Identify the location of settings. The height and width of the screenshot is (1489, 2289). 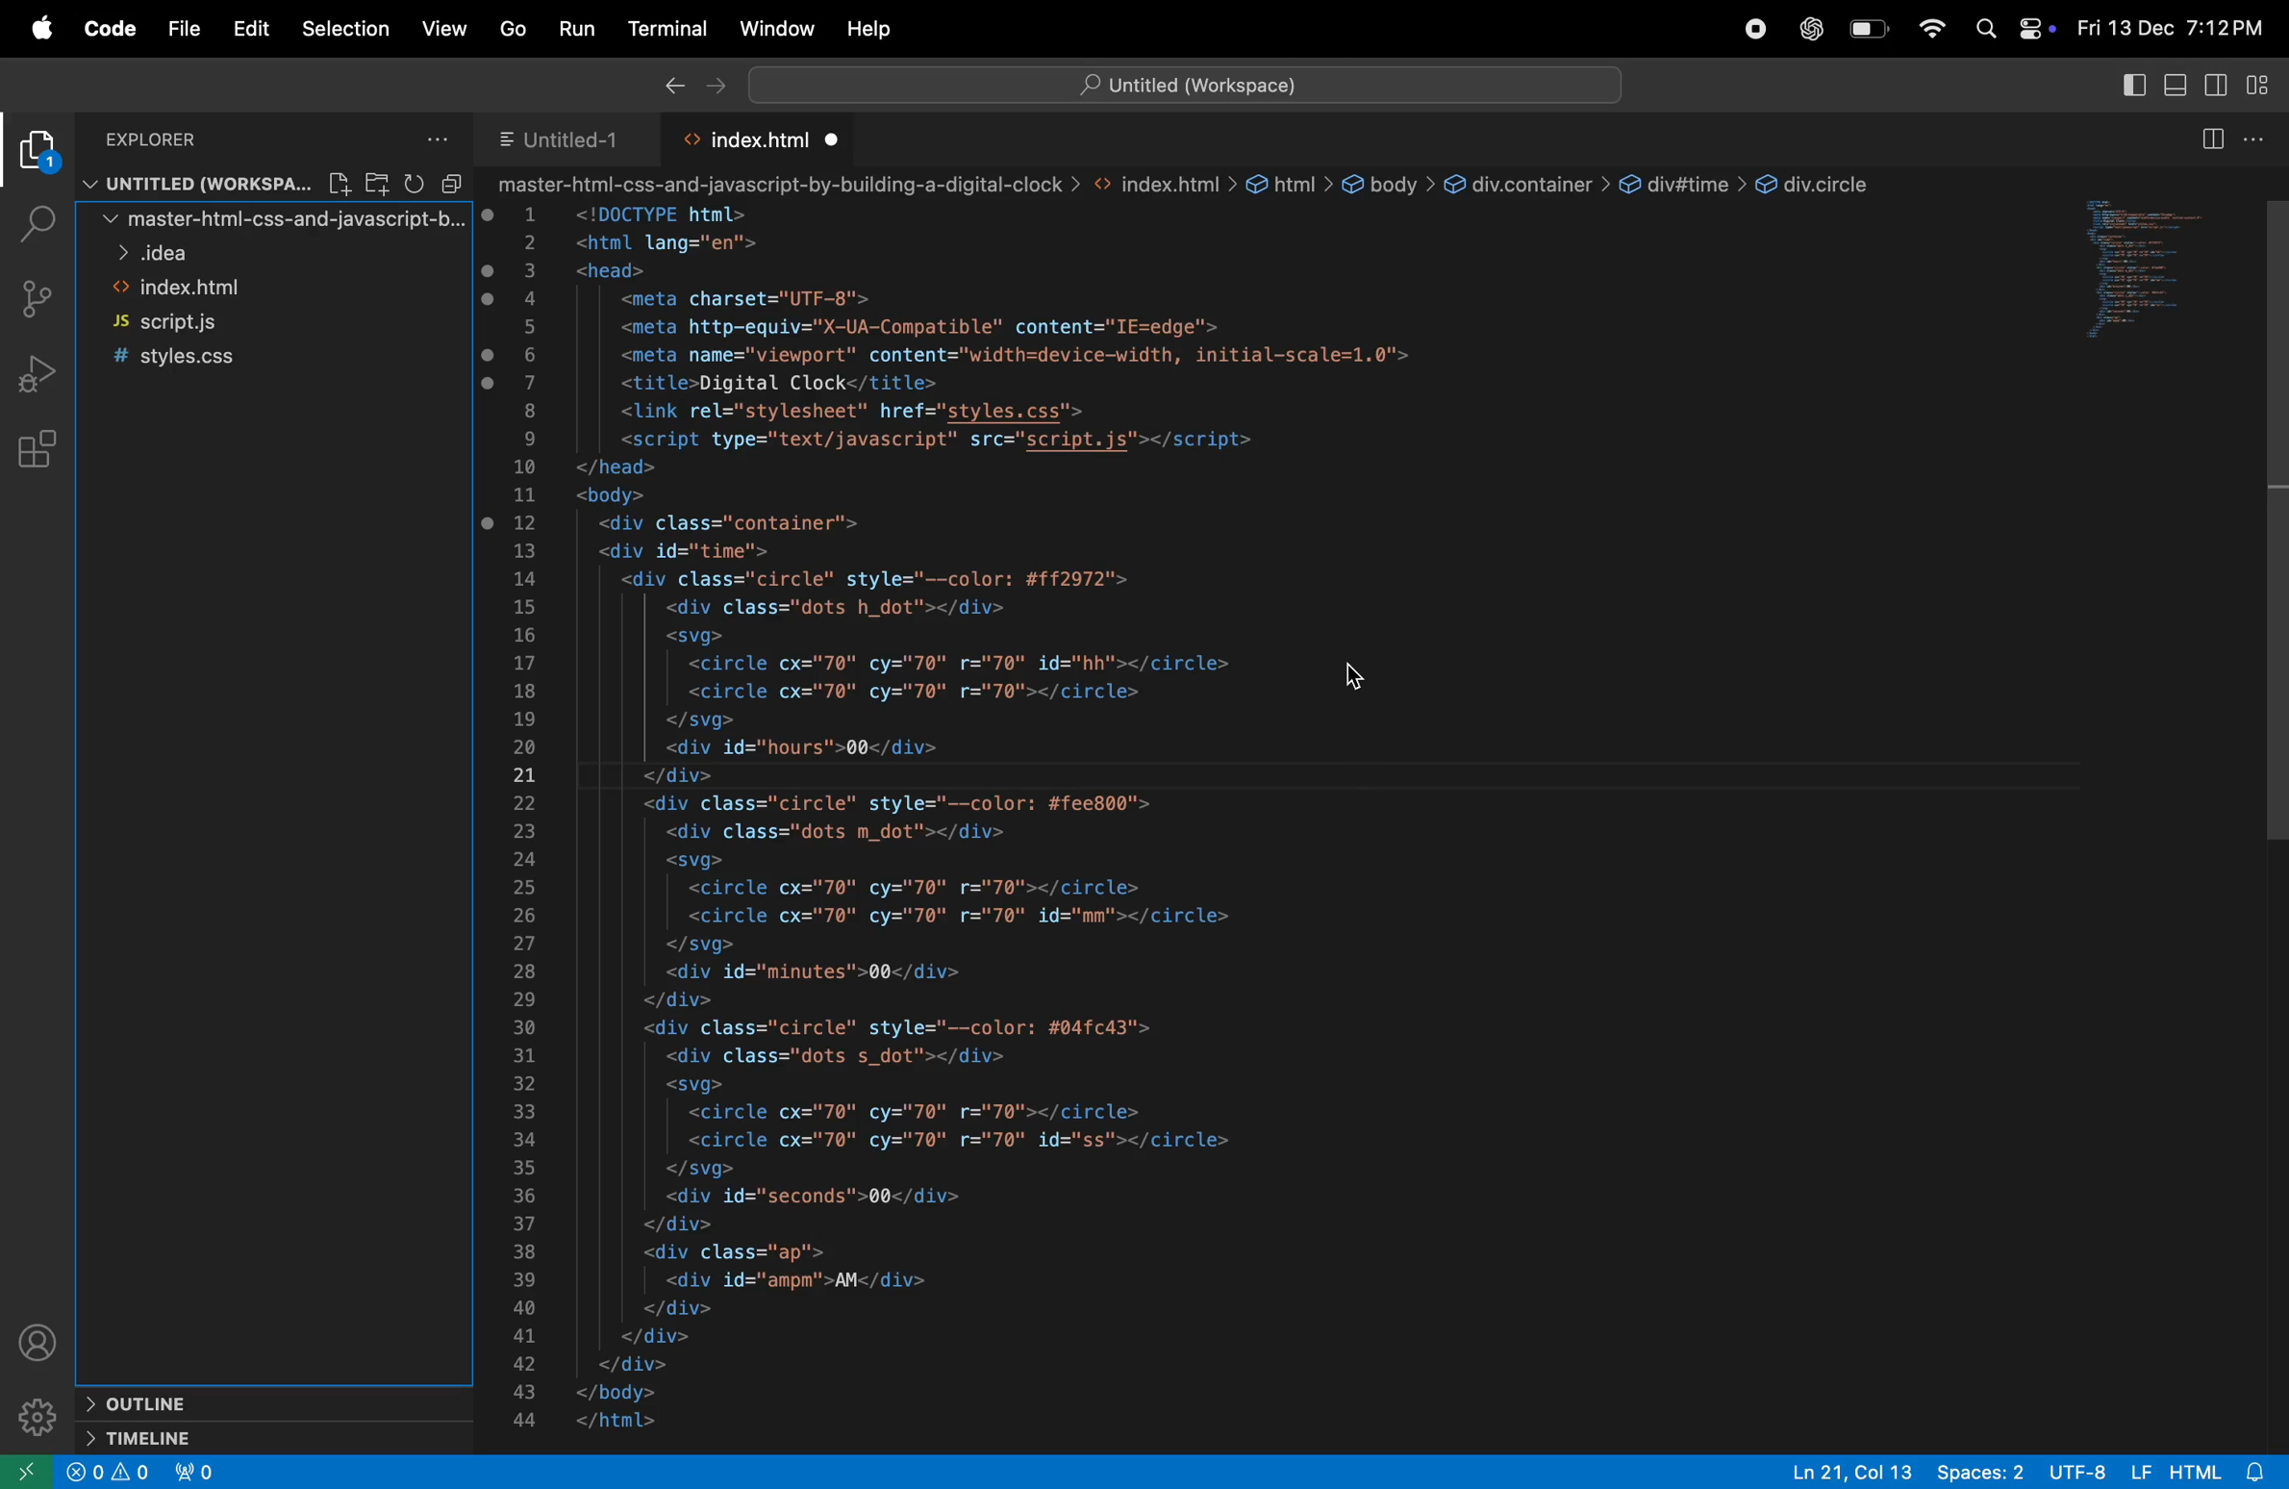
(40, 1418).